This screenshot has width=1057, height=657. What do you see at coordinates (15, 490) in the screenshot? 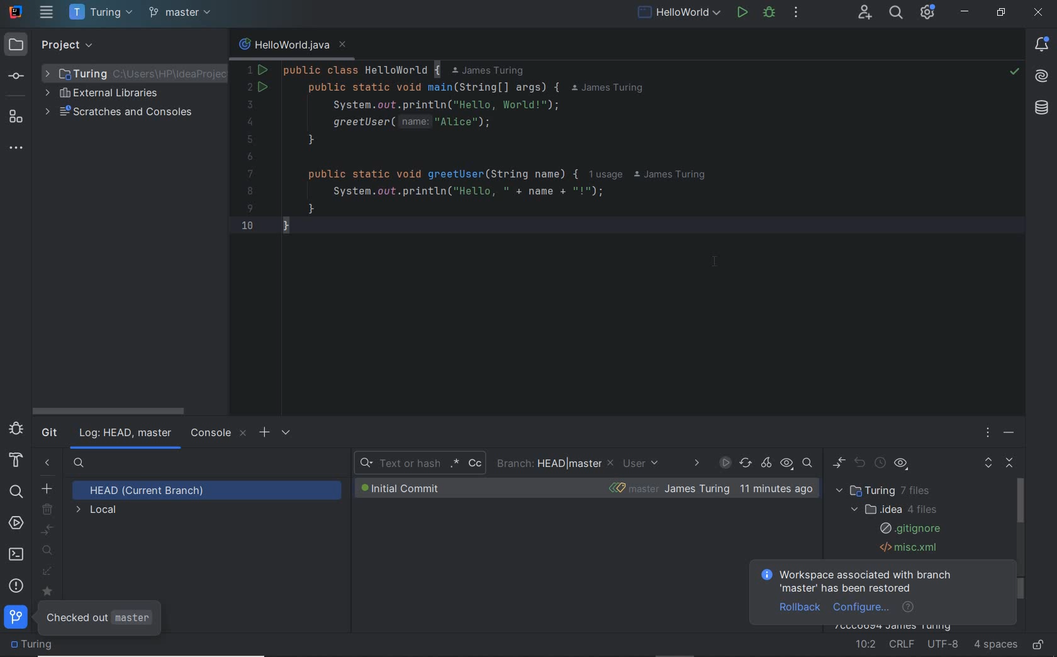
I see `search` at bounding box center [15, 490].